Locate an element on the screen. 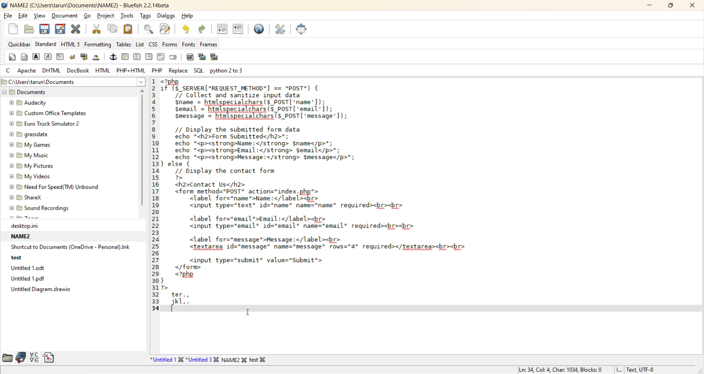 The width and height of the screenshot is (704, 374). go is located at coordinates (89, 16).